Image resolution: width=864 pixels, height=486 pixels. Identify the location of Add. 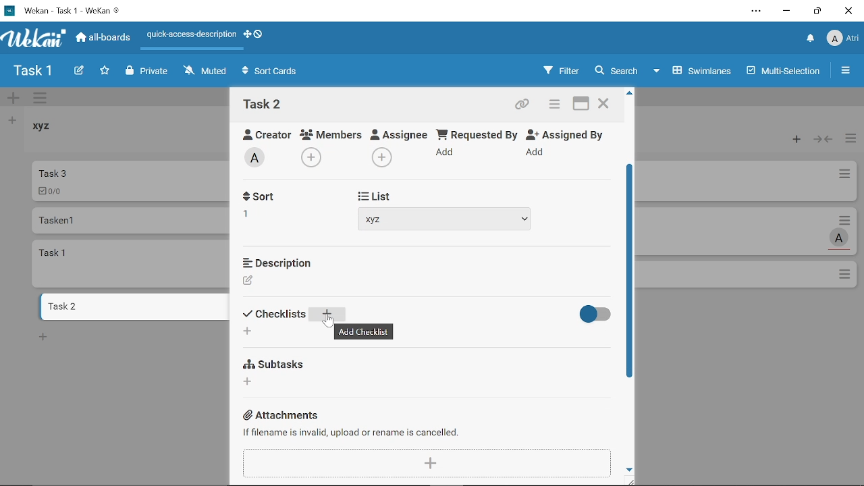
(247, 332).